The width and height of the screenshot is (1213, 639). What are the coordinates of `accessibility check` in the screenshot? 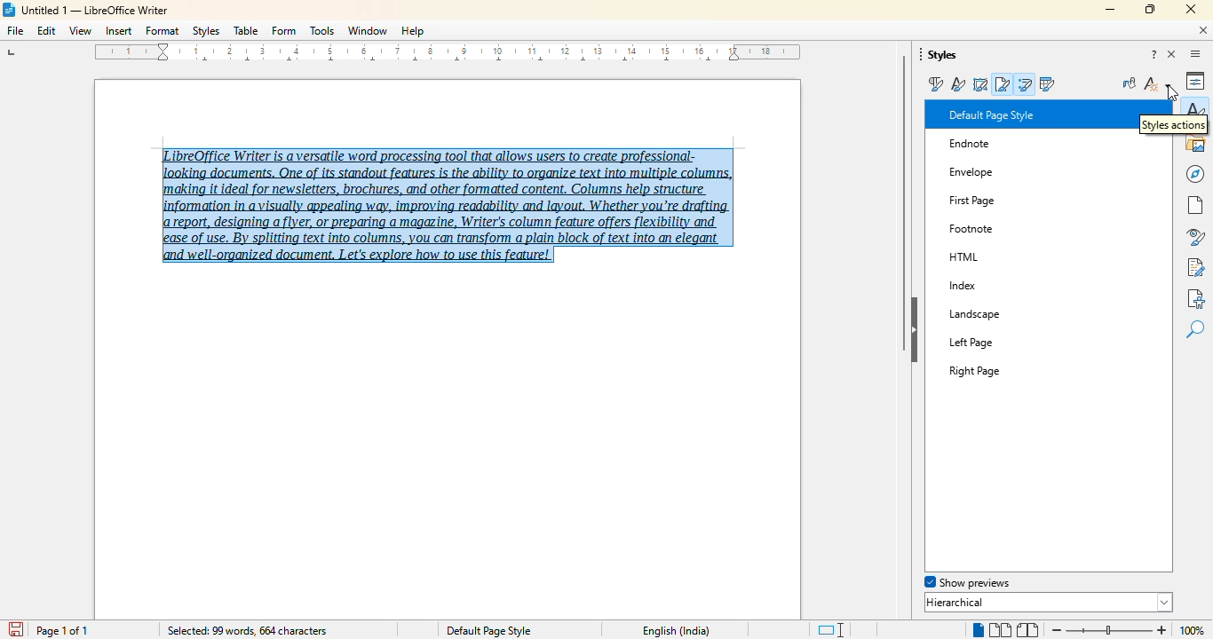 It's located at (1195, 298).